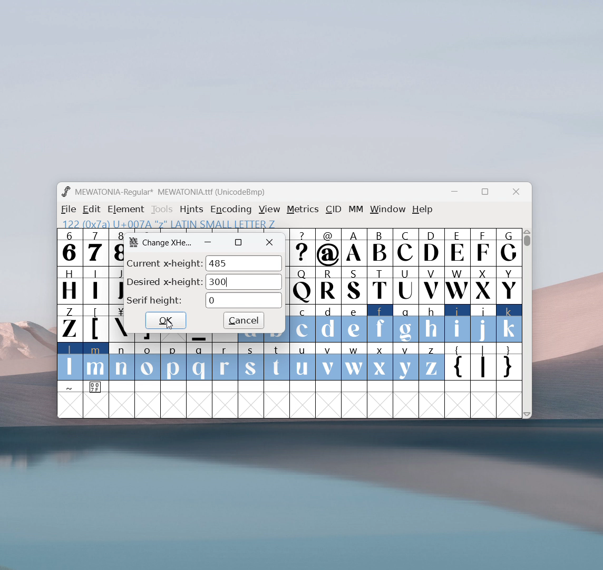 The image size is (603, 570). I want to click on R, so click(328, 286).